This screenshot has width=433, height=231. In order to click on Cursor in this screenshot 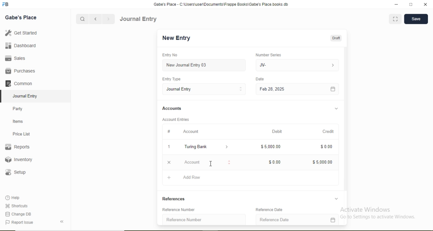, I will do `click(211, 163)`.